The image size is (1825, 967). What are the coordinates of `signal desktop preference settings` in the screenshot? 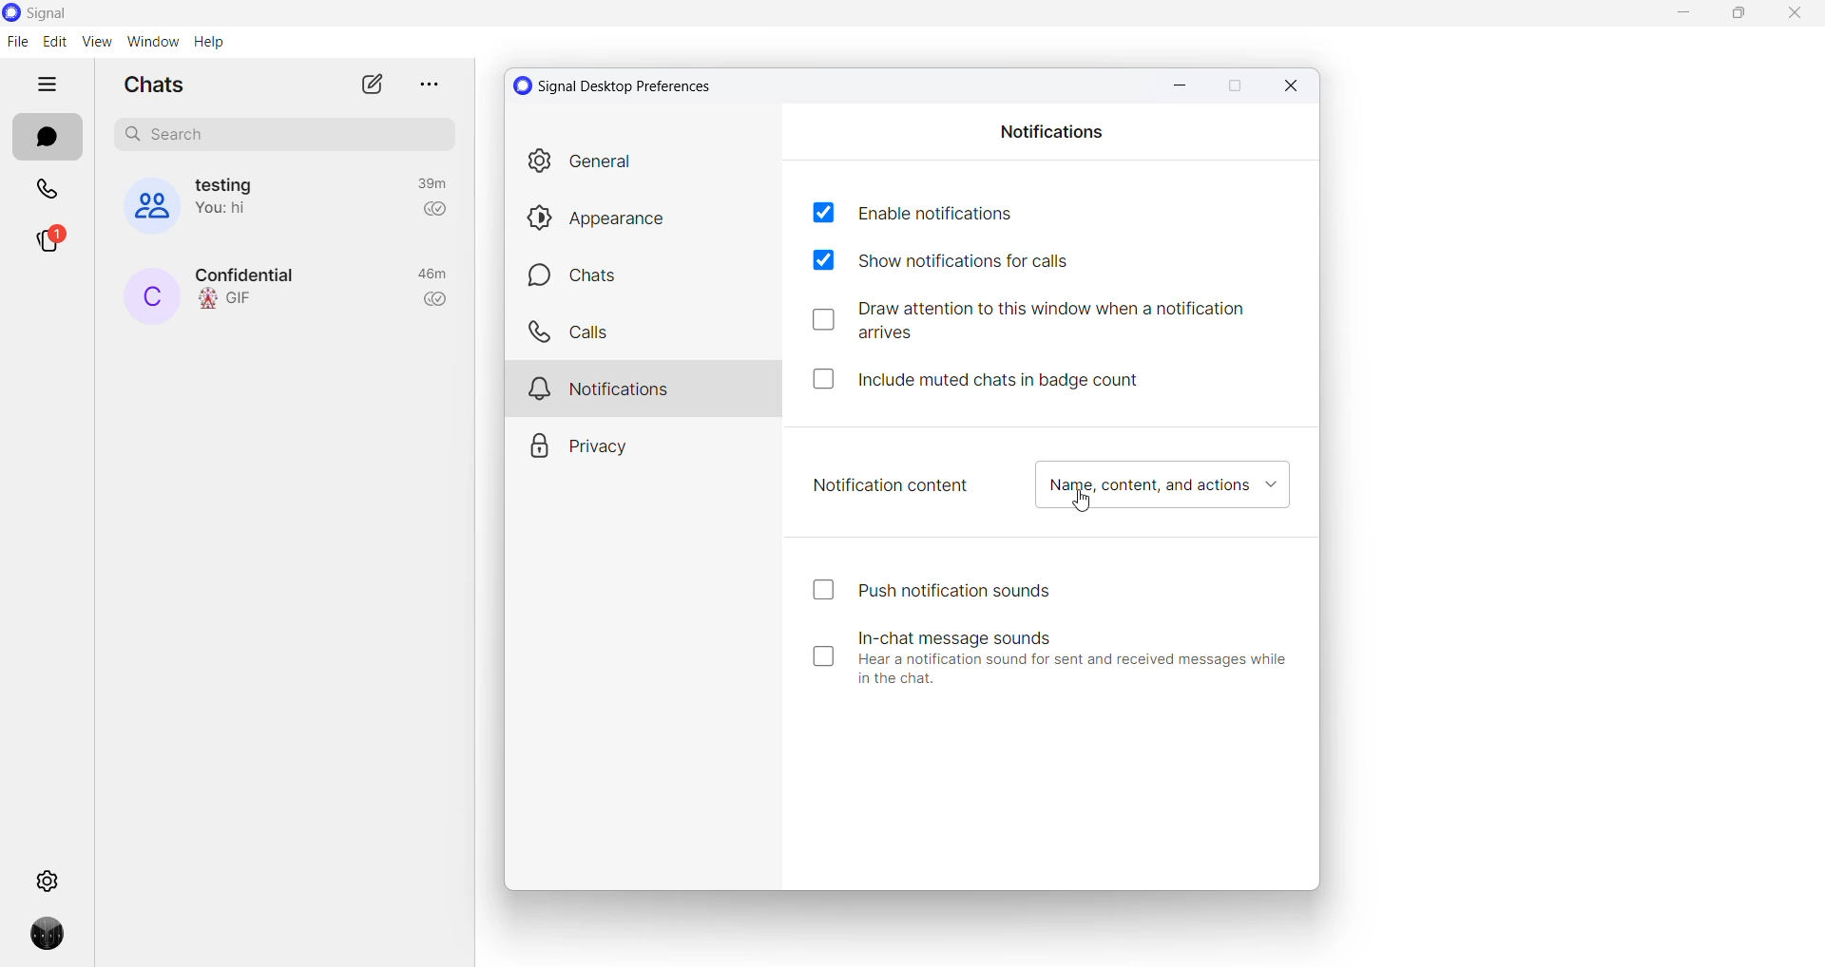 It's located at (624, 85).